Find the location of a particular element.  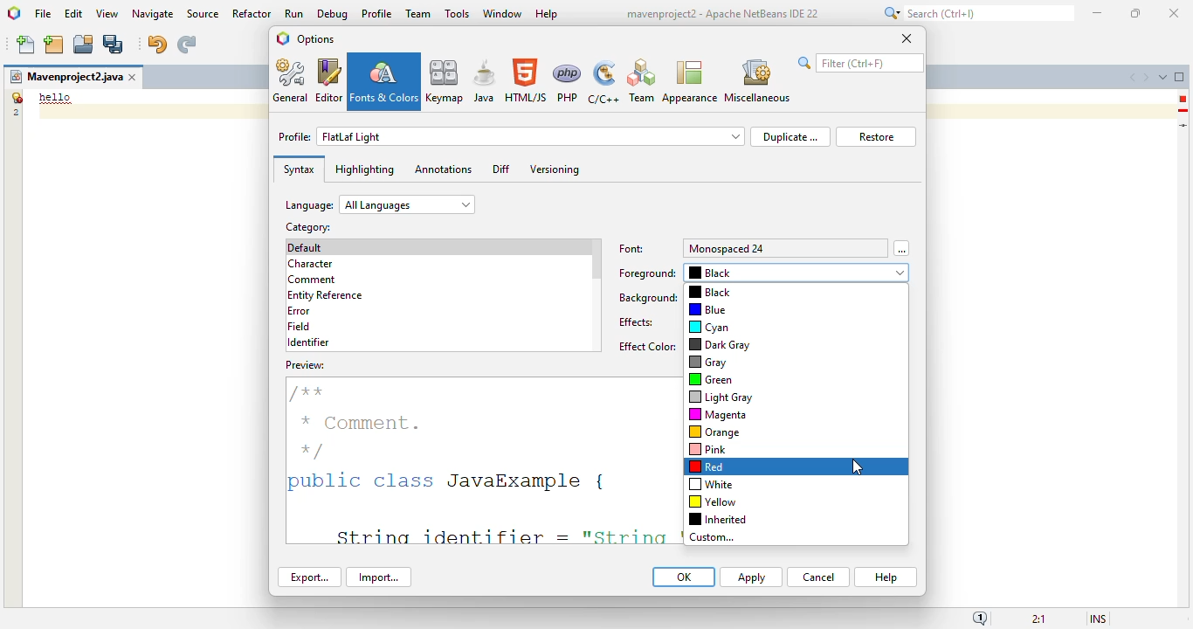

fonts & colors is located at coordinates (384, 81).